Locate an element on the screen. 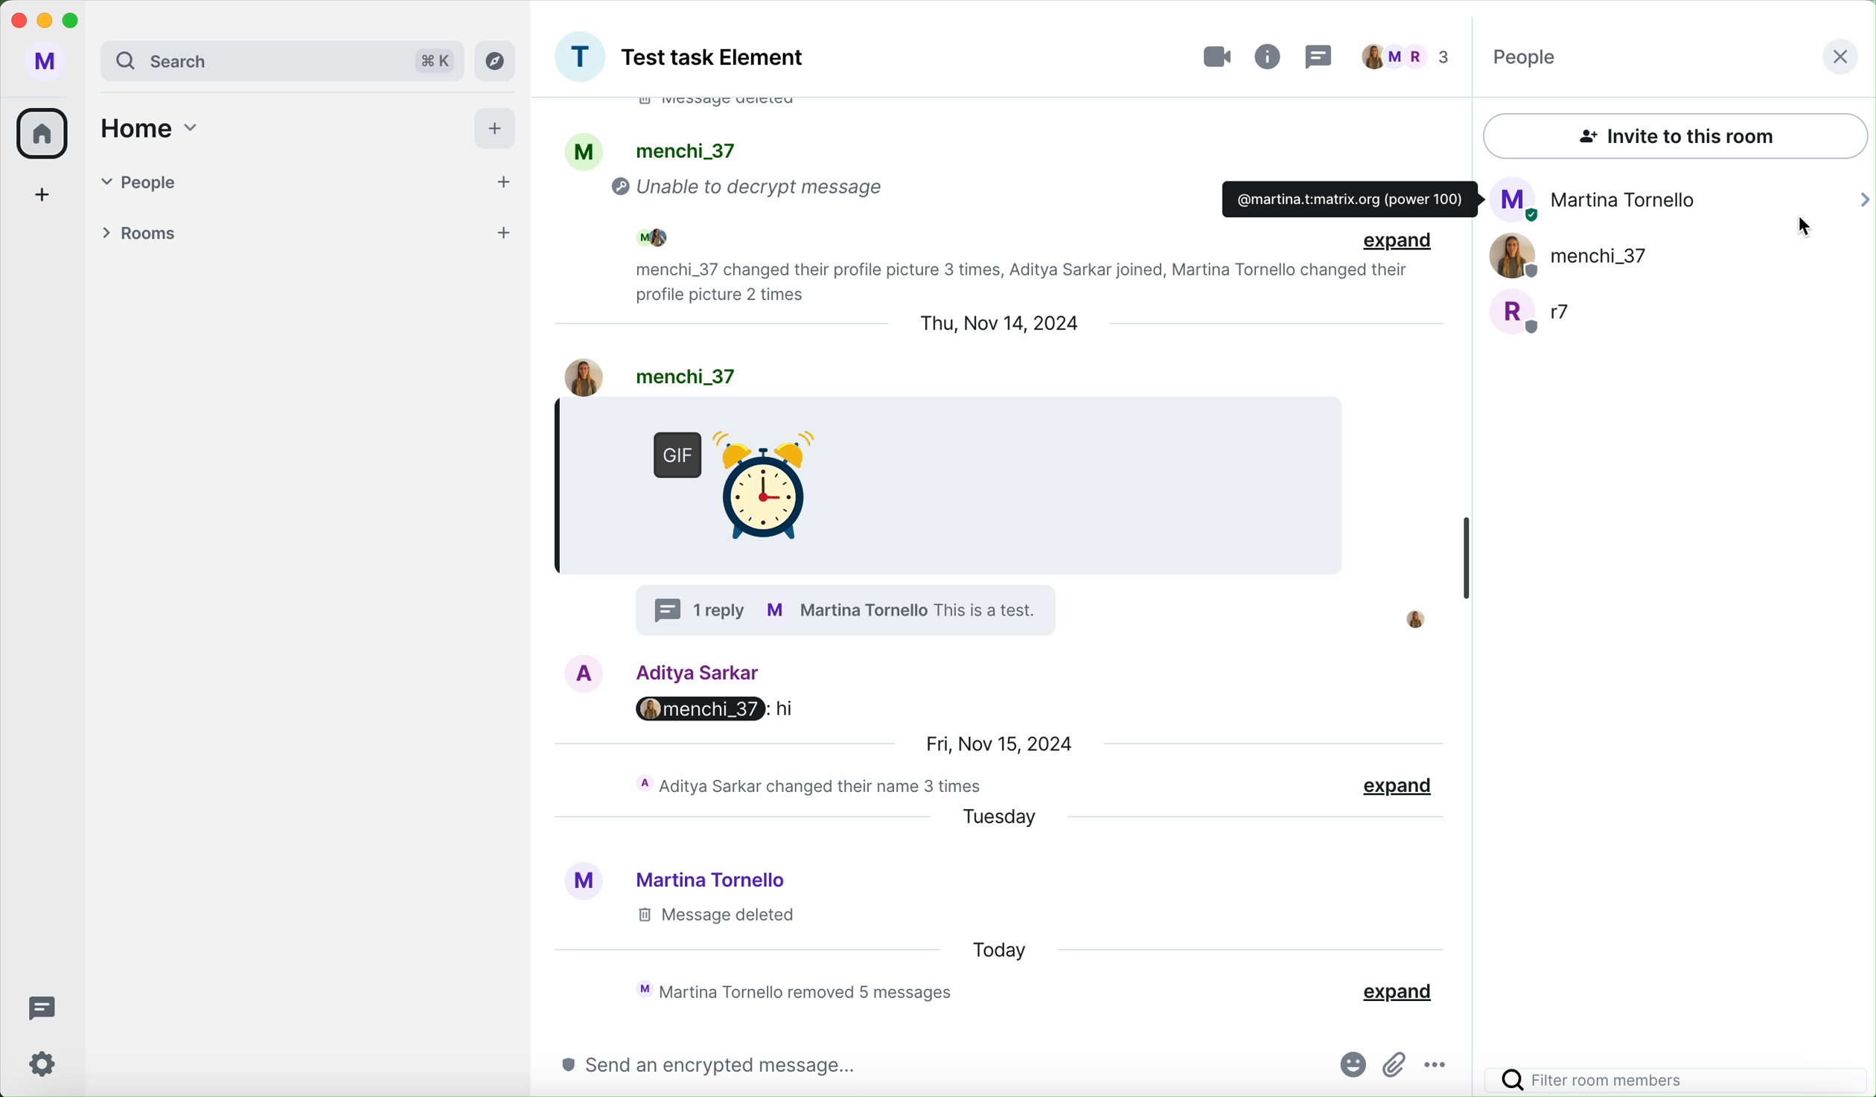 This screenshot has height=1097, width=1876. today is located at coordinates (998, 949).